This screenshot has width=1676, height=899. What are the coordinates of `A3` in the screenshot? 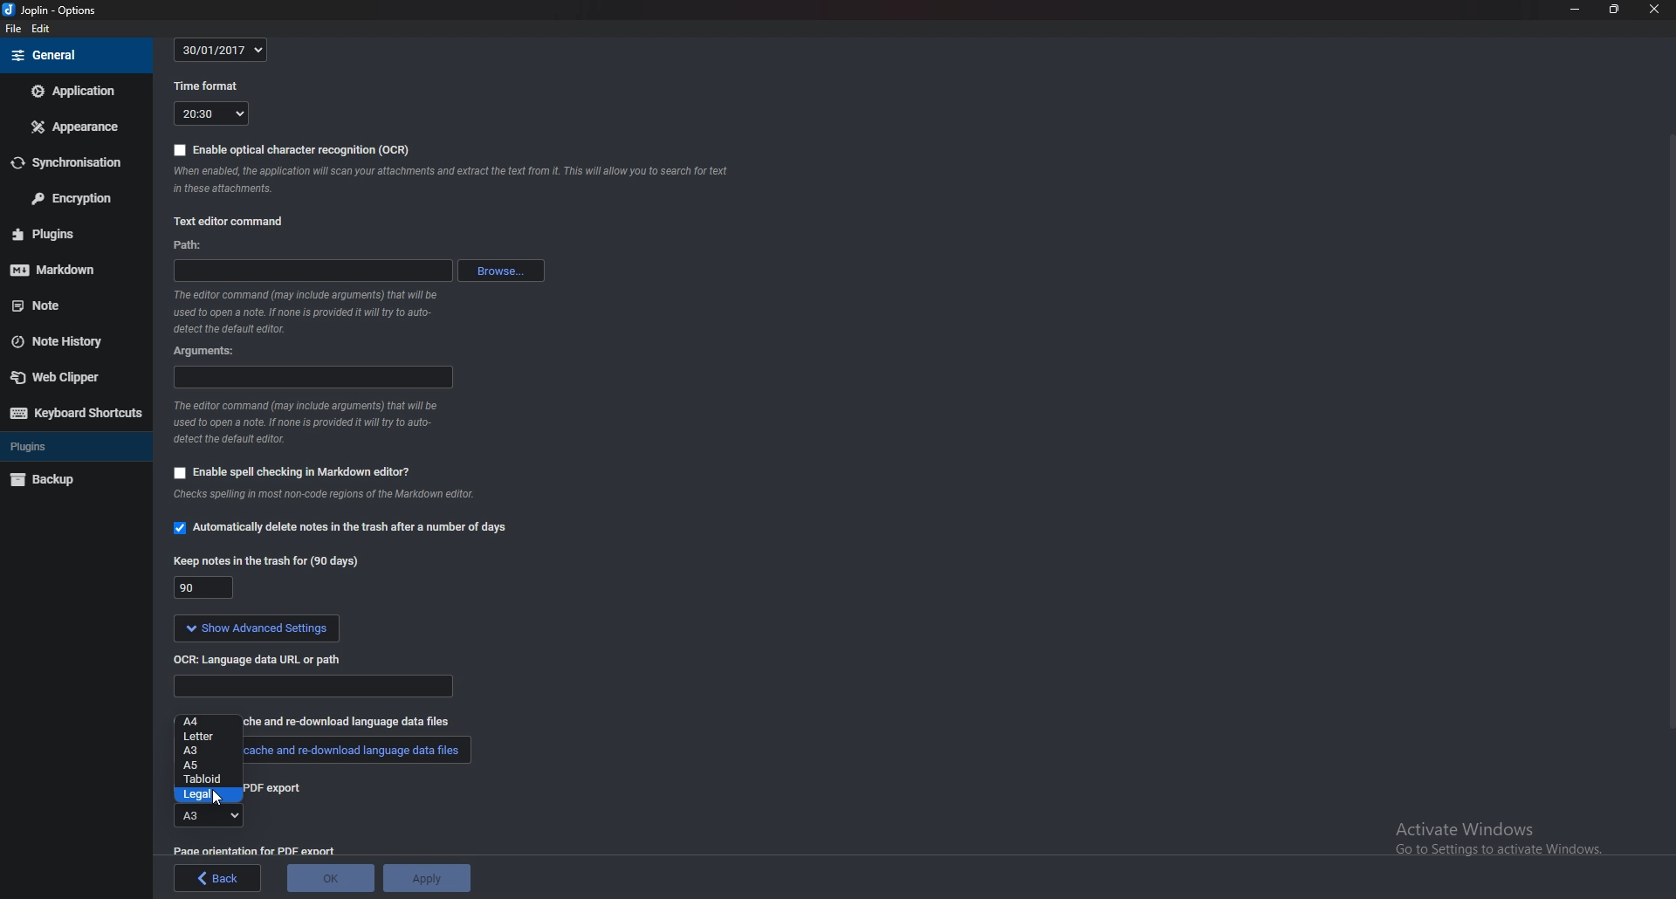 It's located at (205, 815).